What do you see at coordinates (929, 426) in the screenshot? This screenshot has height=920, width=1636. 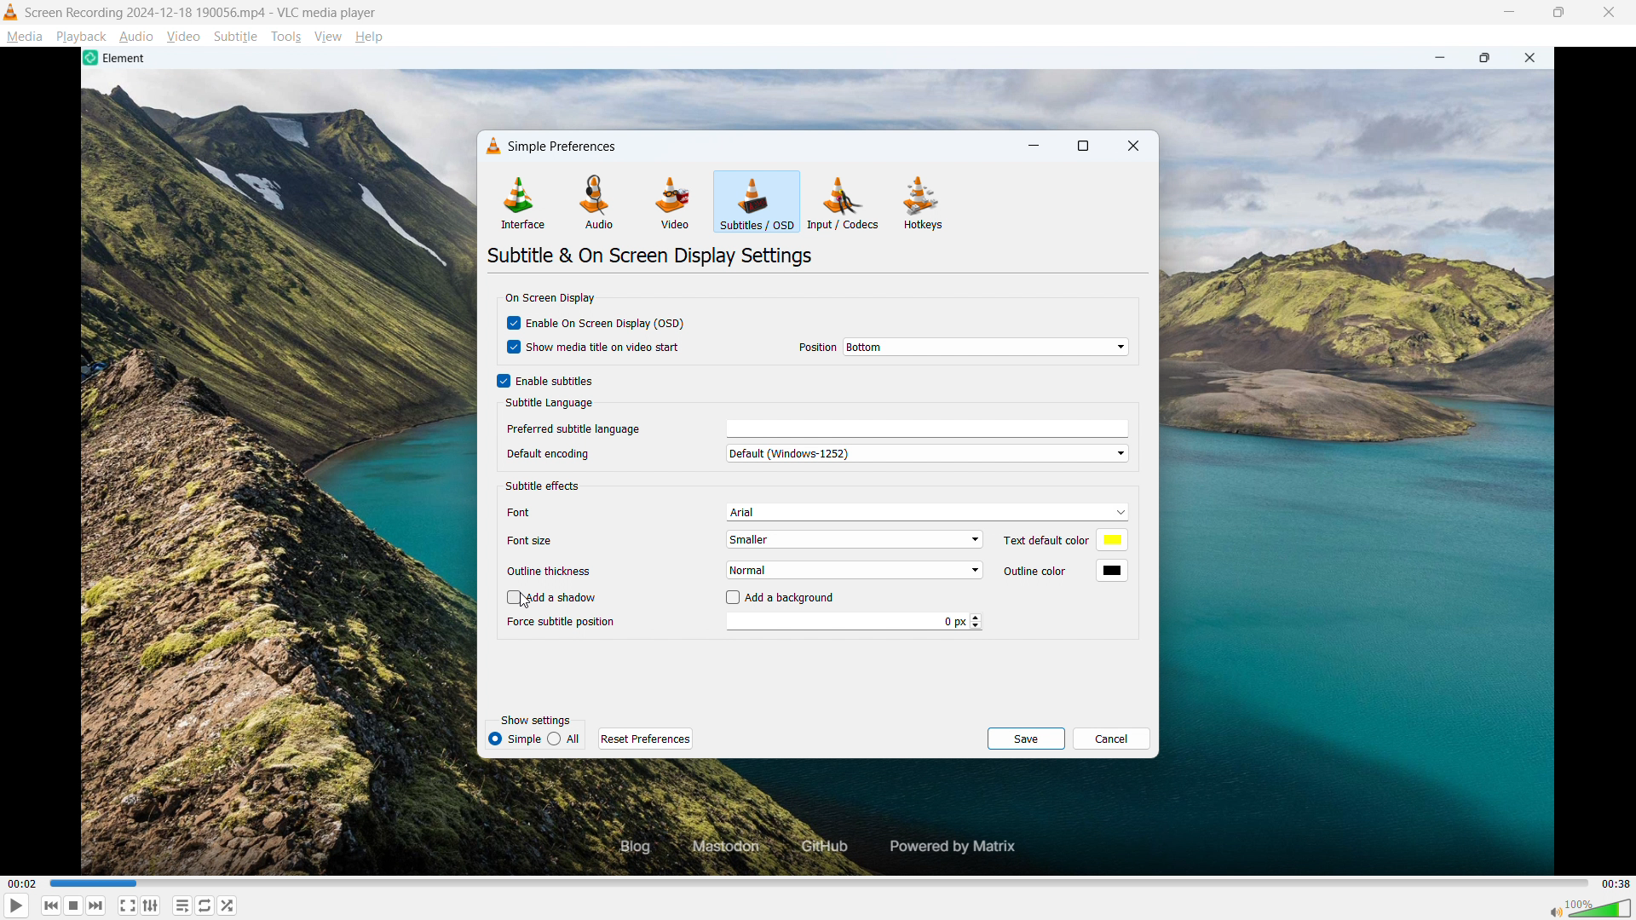 I see `languages` at bounding box center [929, 426].